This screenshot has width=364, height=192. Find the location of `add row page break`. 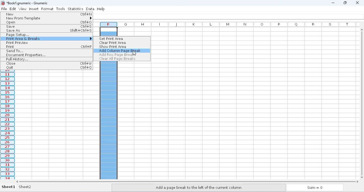

add row page break is located at coordinates (116, 55).